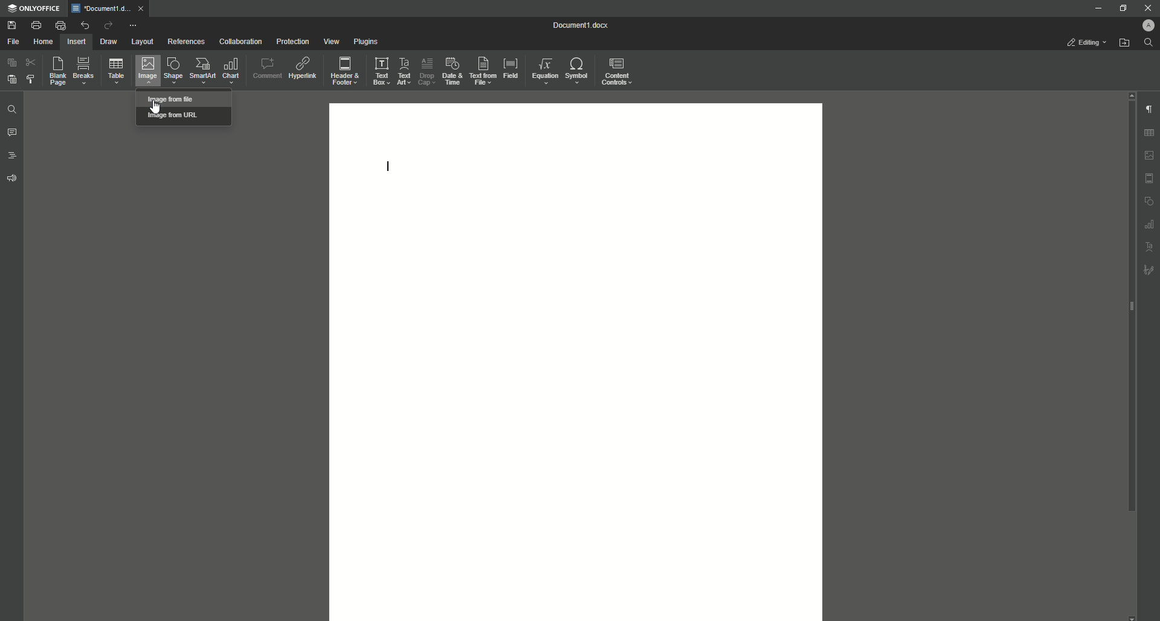 The image size is (1160, 621). I want to click on ONLYOFFICE, so click(33, 9).